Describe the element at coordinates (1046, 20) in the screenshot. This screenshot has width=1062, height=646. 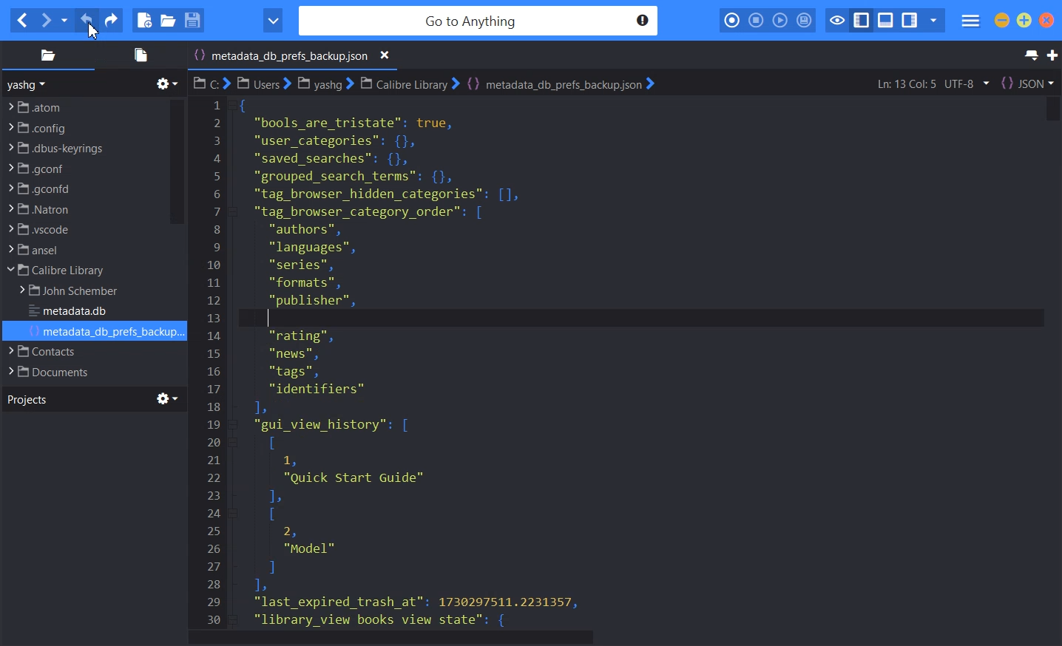
I see `Close` at that location.